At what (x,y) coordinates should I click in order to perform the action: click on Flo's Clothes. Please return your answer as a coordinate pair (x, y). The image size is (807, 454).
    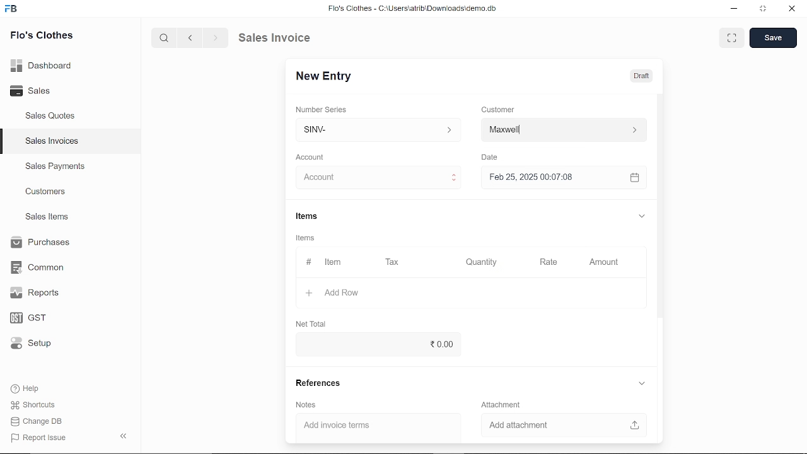
    Looking at the image, I should click on (40, 37).